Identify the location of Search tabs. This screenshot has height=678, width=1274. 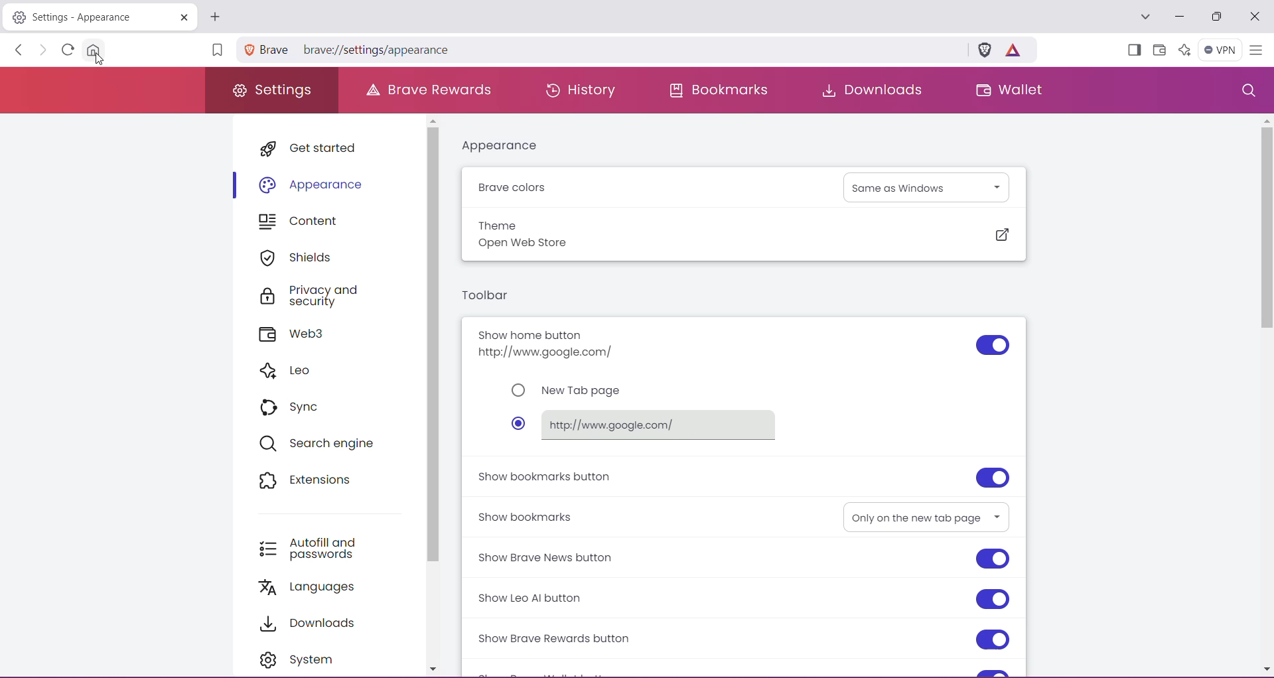
(1144, 17).